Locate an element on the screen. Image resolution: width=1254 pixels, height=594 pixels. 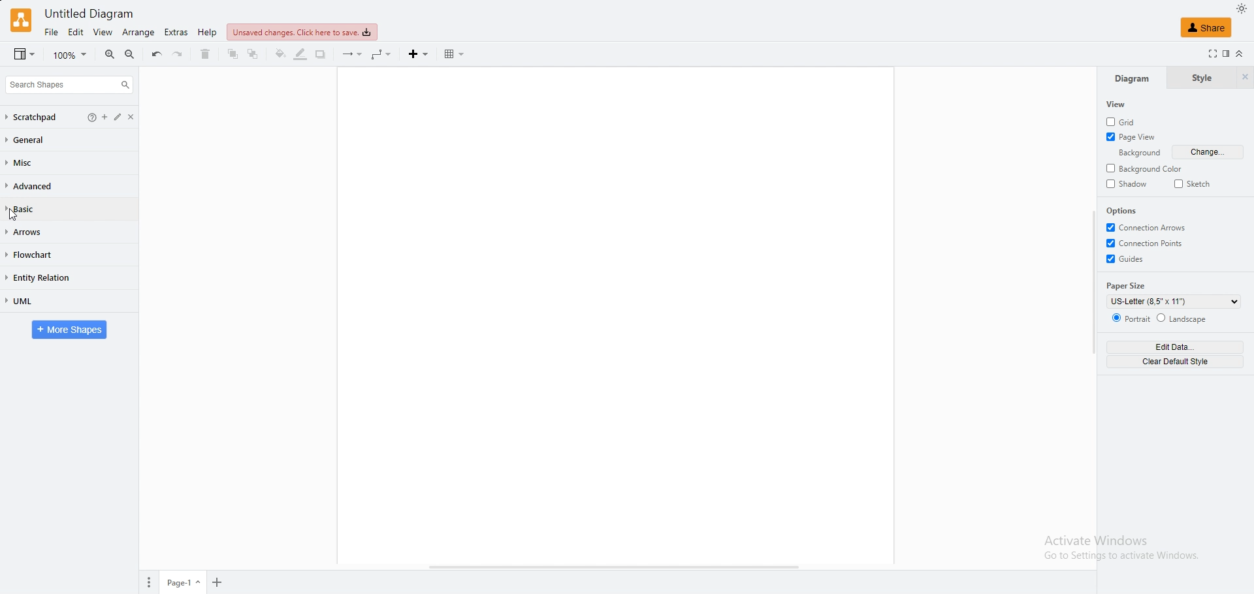
zoom percentage is located at coordinates (71, 55).